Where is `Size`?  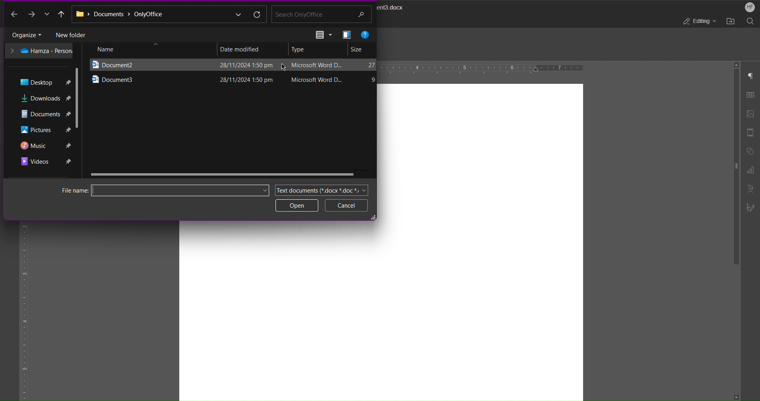 Size is located at coordinates (358, 50).